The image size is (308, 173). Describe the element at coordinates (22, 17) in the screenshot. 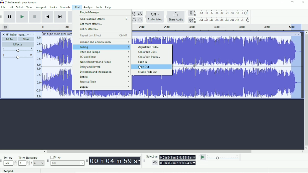

I see `Play` at that location.